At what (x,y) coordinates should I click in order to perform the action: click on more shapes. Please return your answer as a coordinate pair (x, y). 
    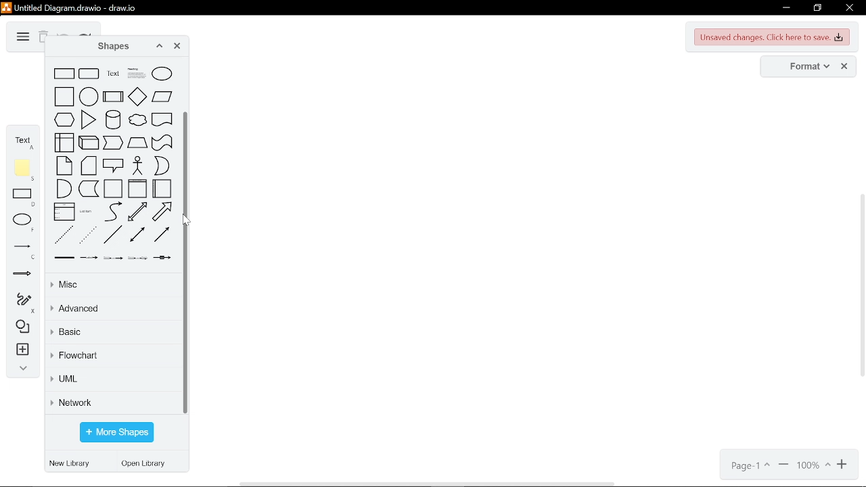
    Looking at the image, I should click on (116, 433).